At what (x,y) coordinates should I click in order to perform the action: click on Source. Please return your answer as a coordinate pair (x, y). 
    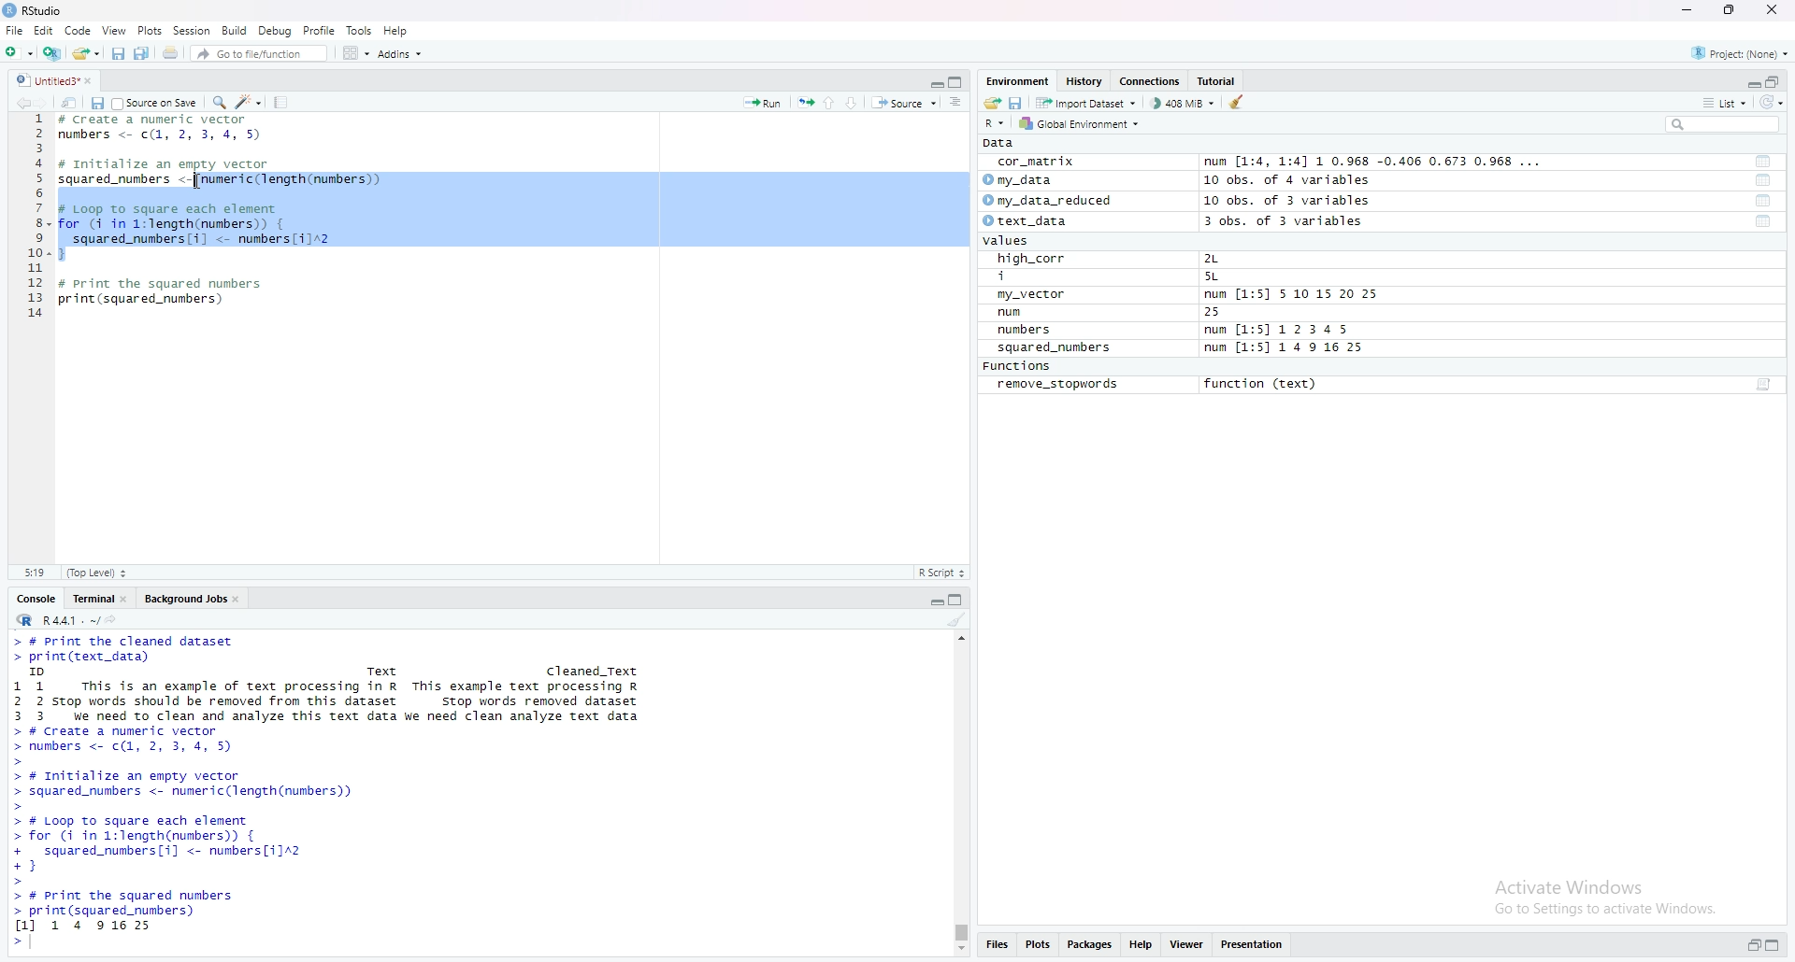
    Looking at the image, I should click on (904, 102).